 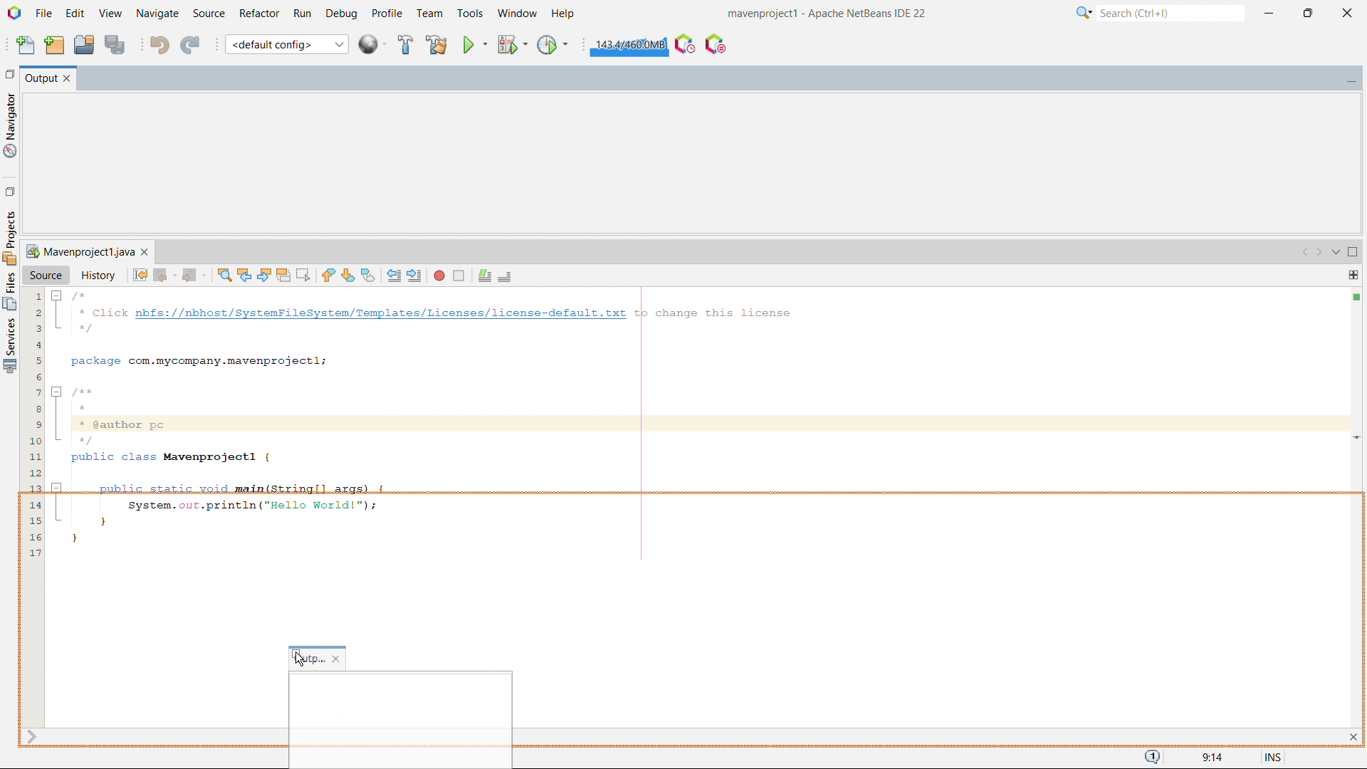 What do you see at coordinates (1265, 755) in the screenshot?
I see `INS` at bounding box center [1265, 755].